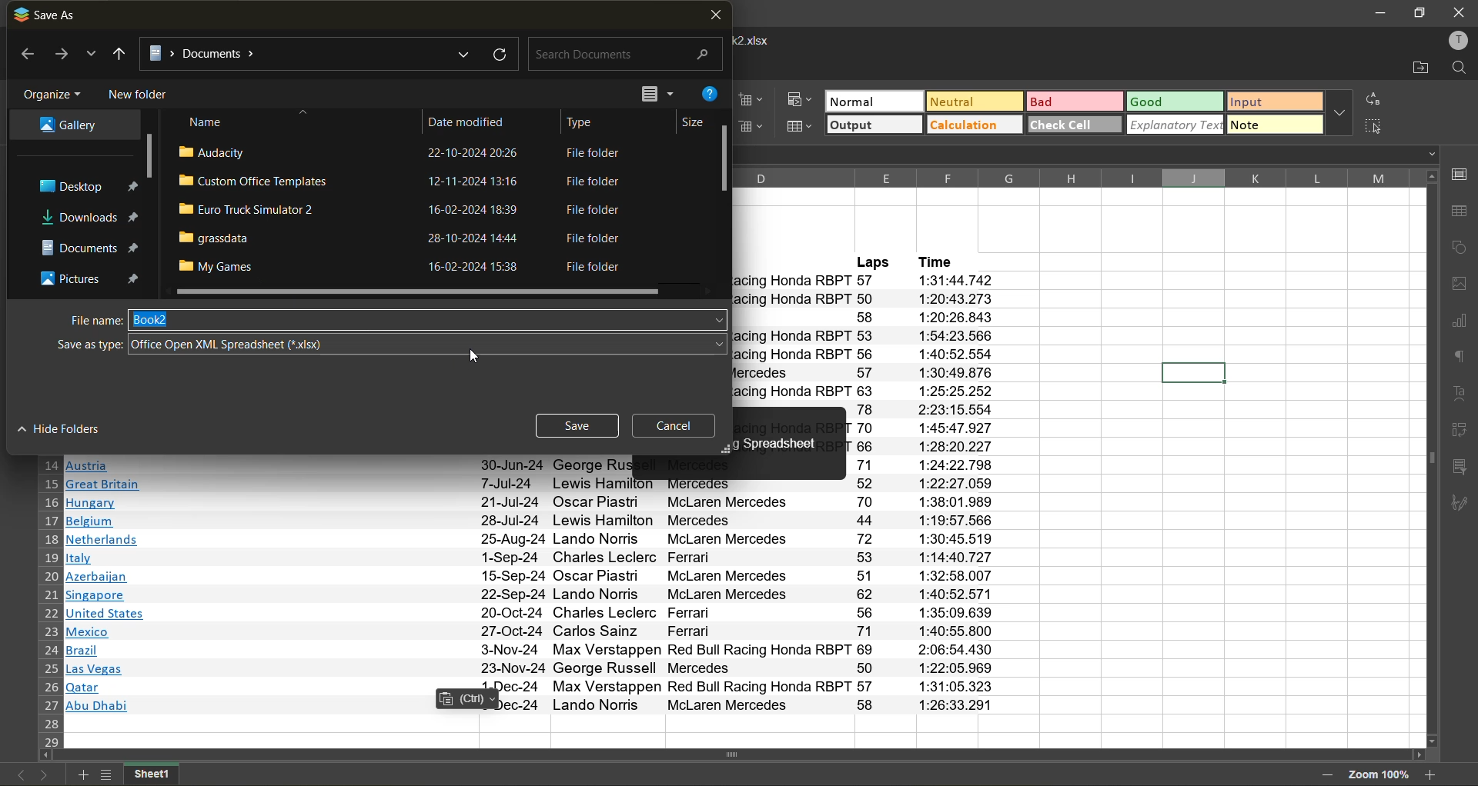 The width and height of the screenshot is (1478, 786). Describe the element at coordinates (1091, 156) in the screenshot. I see `formula bar` at that location.